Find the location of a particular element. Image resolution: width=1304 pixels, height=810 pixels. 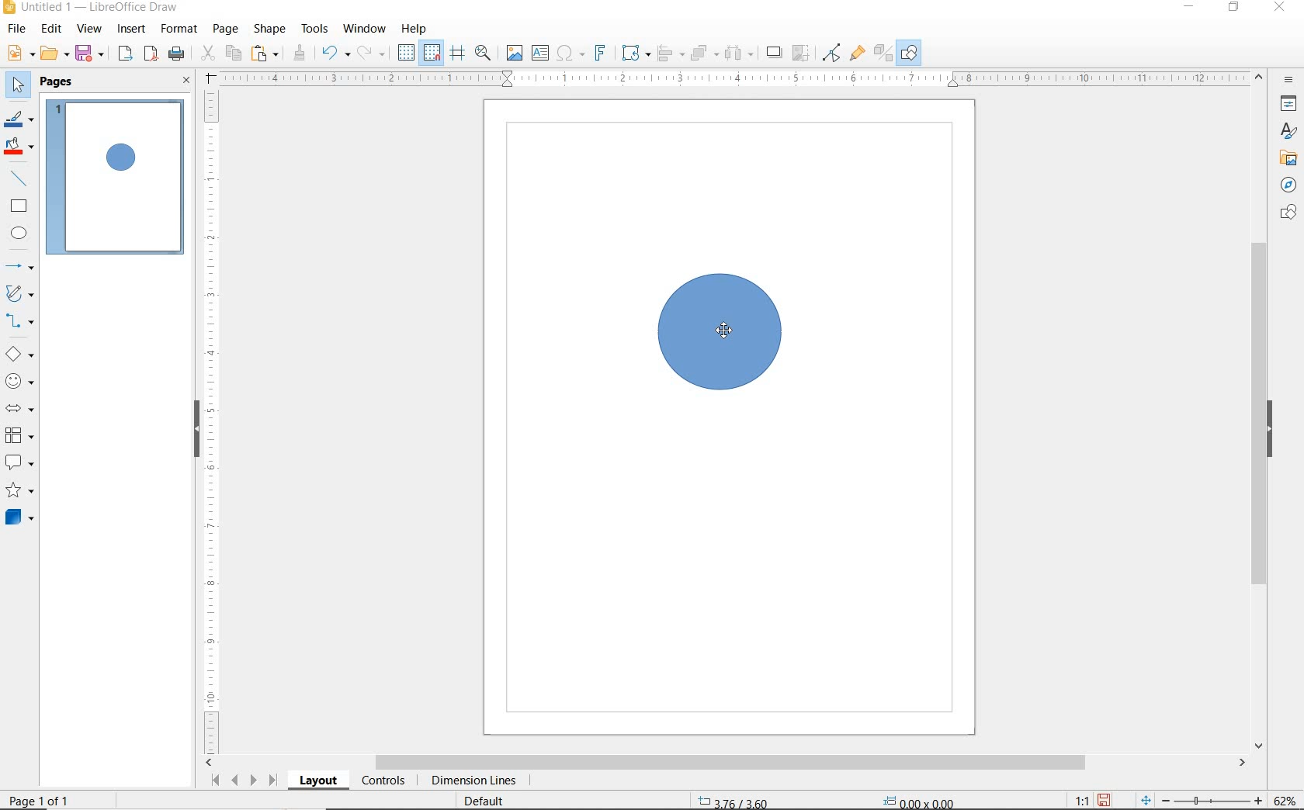

COPY is located at coordinates (234, 54).